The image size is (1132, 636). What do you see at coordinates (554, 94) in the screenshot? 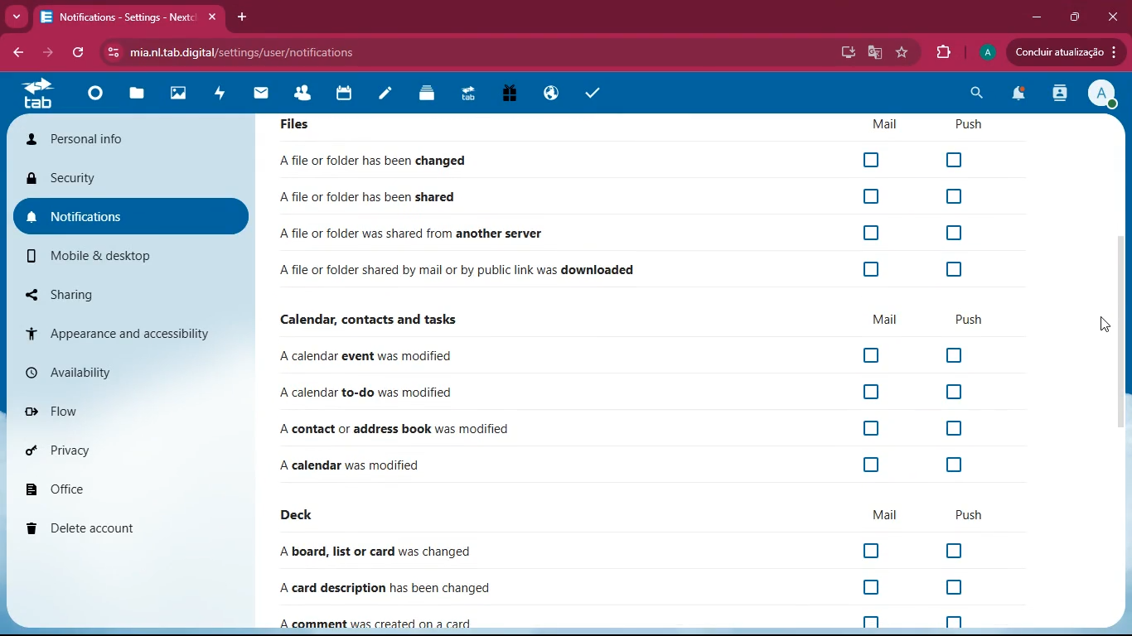
I see `public` at bounding box center [554, 94].